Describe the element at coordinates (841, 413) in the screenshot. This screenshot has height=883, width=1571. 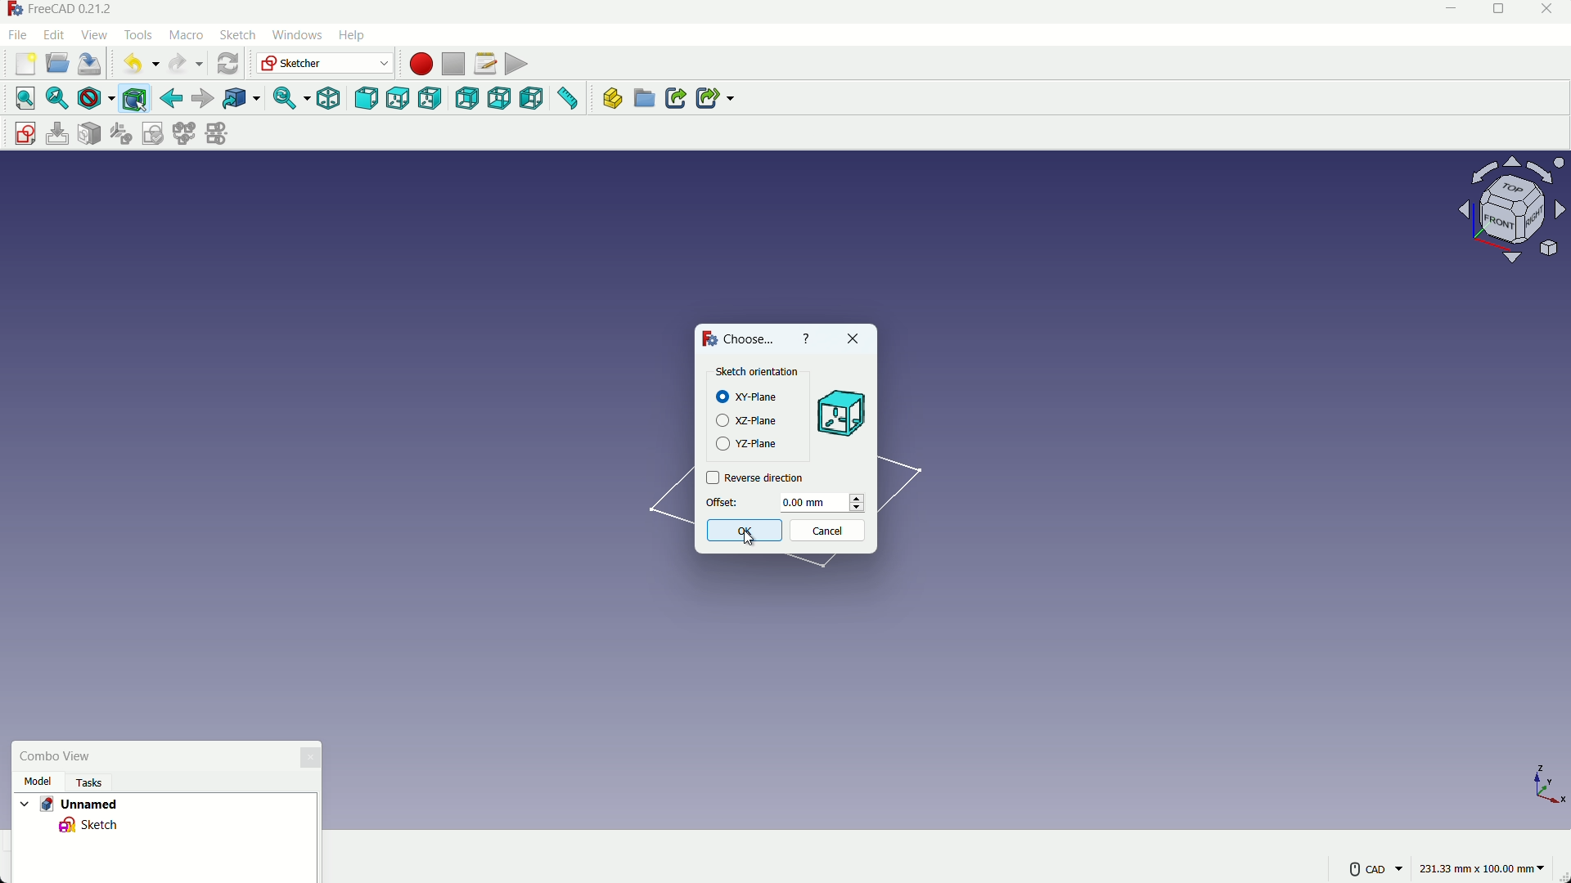
I see `preview` at that location.